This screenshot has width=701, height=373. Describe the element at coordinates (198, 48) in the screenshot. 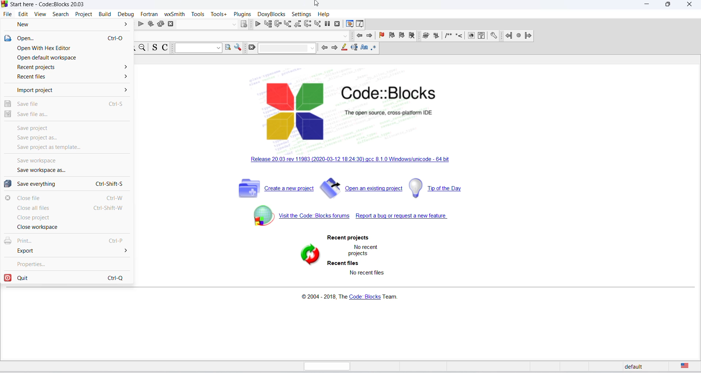

I see `dropdown` at that location.